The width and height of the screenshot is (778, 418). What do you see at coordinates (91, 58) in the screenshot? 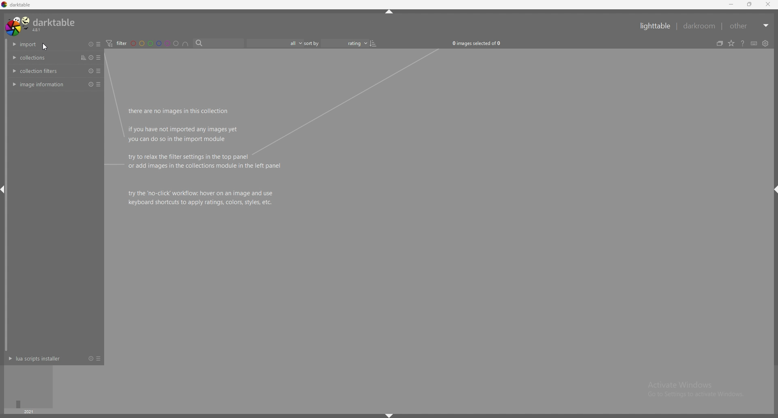
I see `reset` at bounding box center [91, 58].